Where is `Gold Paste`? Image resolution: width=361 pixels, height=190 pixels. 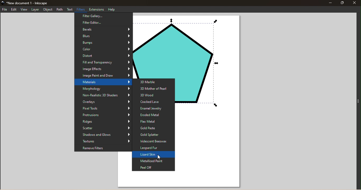 Gold Paste is located at coordinates (153, 128).